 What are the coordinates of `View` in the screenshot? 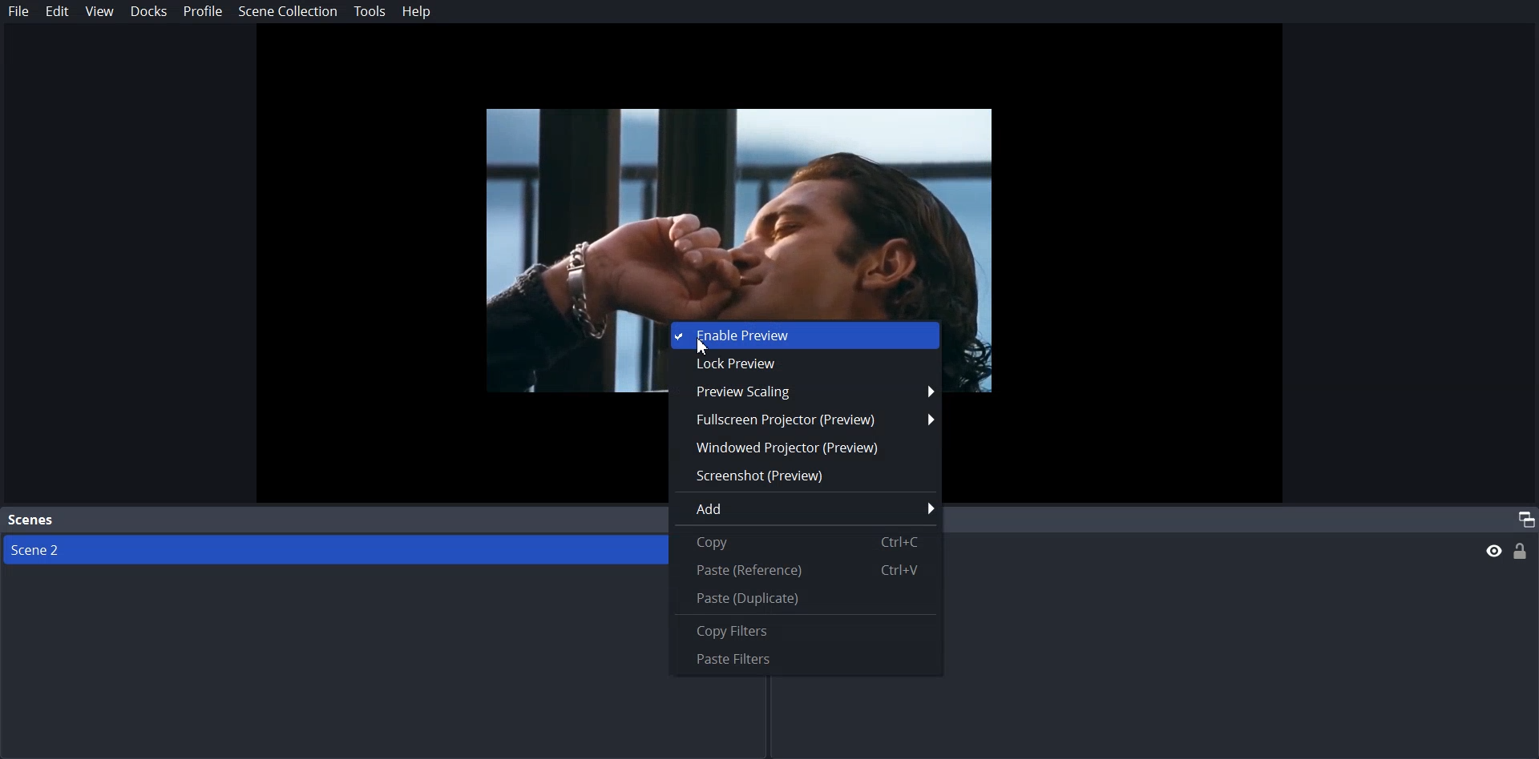 It's located at (98, 12).